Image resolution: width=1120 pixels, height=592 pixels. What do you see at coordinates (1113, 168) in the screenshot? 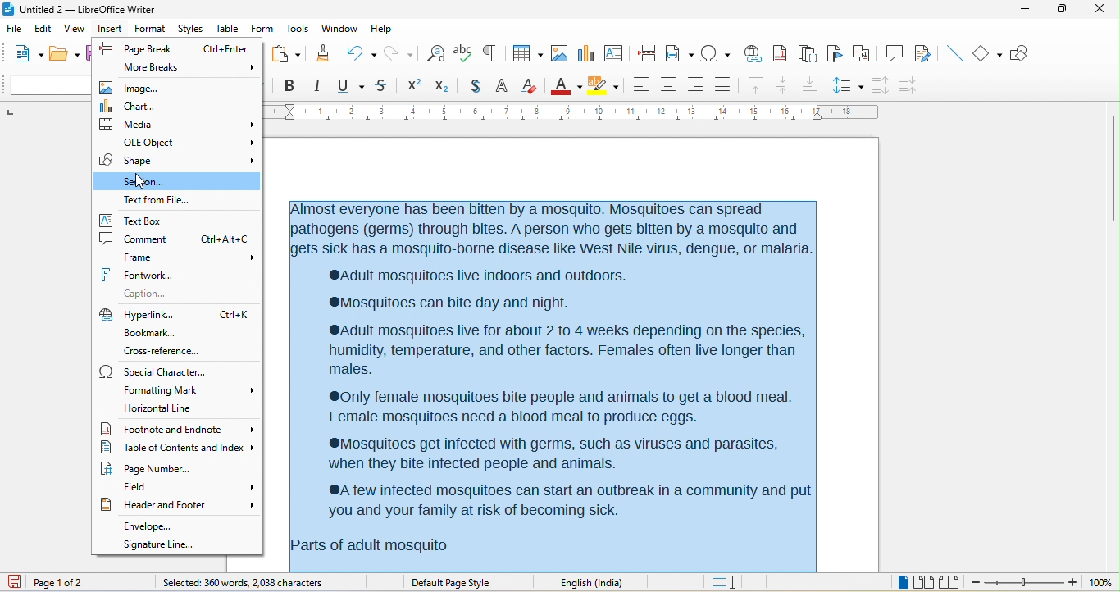
I see `vertical scroll bar` at bounding box center [1113, 168].